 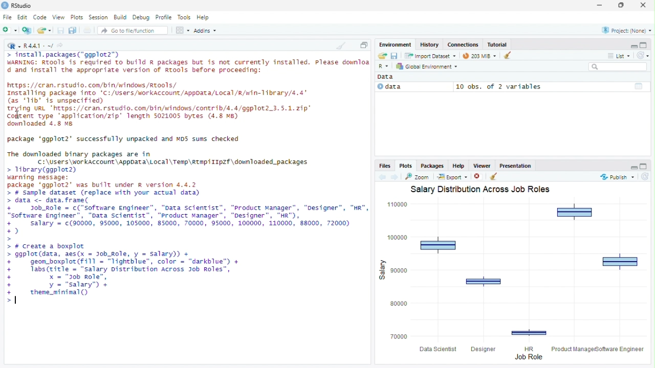 I want to click on Edit, so click(x=23, y=17).